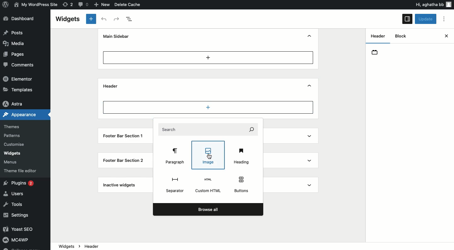 Image resolution: width=454 pixels, height=250 pixels. Describe the element at coordinates (82, 4) in the screenshot. I see `Comment` at that location.